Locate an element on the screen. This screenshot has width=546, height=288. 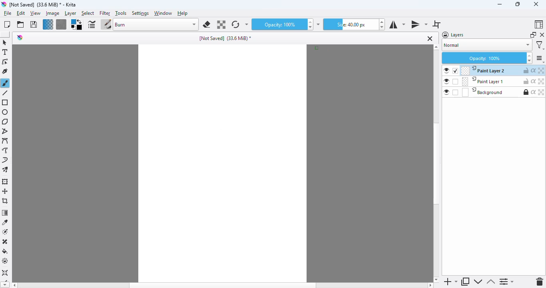
alpha locked: no is located at coordinates (541, 92).